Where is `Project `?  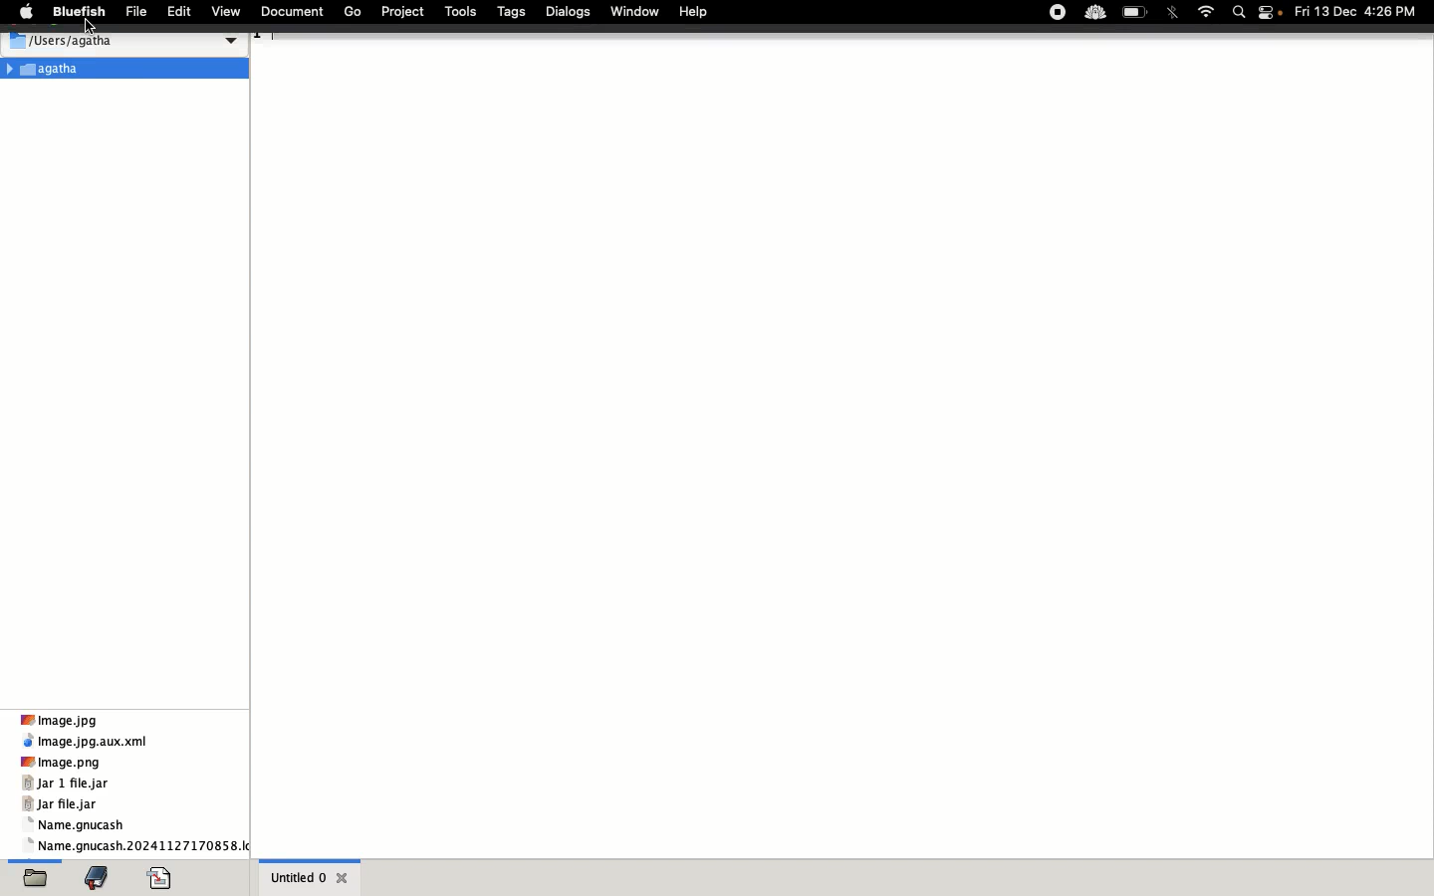 Project  is located at coordinates (404, 13).